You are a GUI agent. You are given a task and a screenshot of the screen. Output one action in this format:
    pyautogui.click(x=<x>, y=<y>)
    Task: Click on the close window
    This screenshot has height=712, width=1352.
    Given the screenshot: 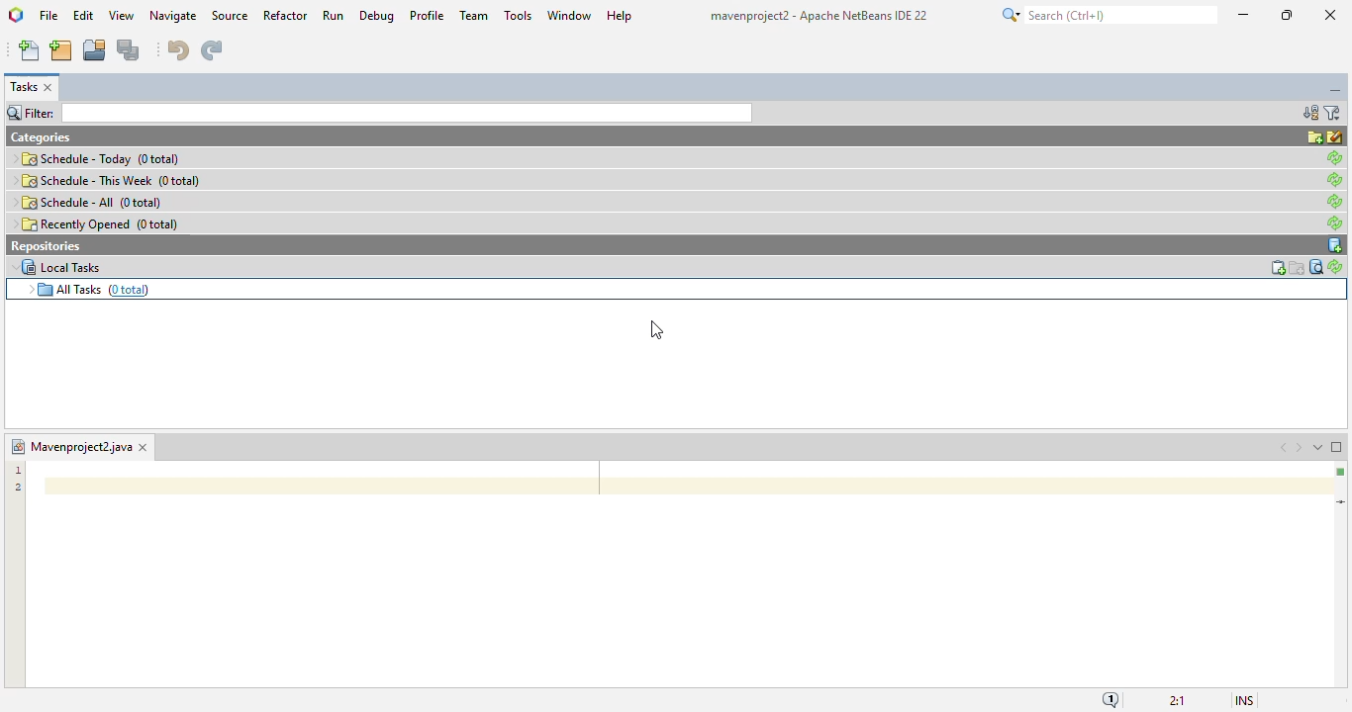 What is the action you would take?
    pyautogui.click(x=49, y=88)
    